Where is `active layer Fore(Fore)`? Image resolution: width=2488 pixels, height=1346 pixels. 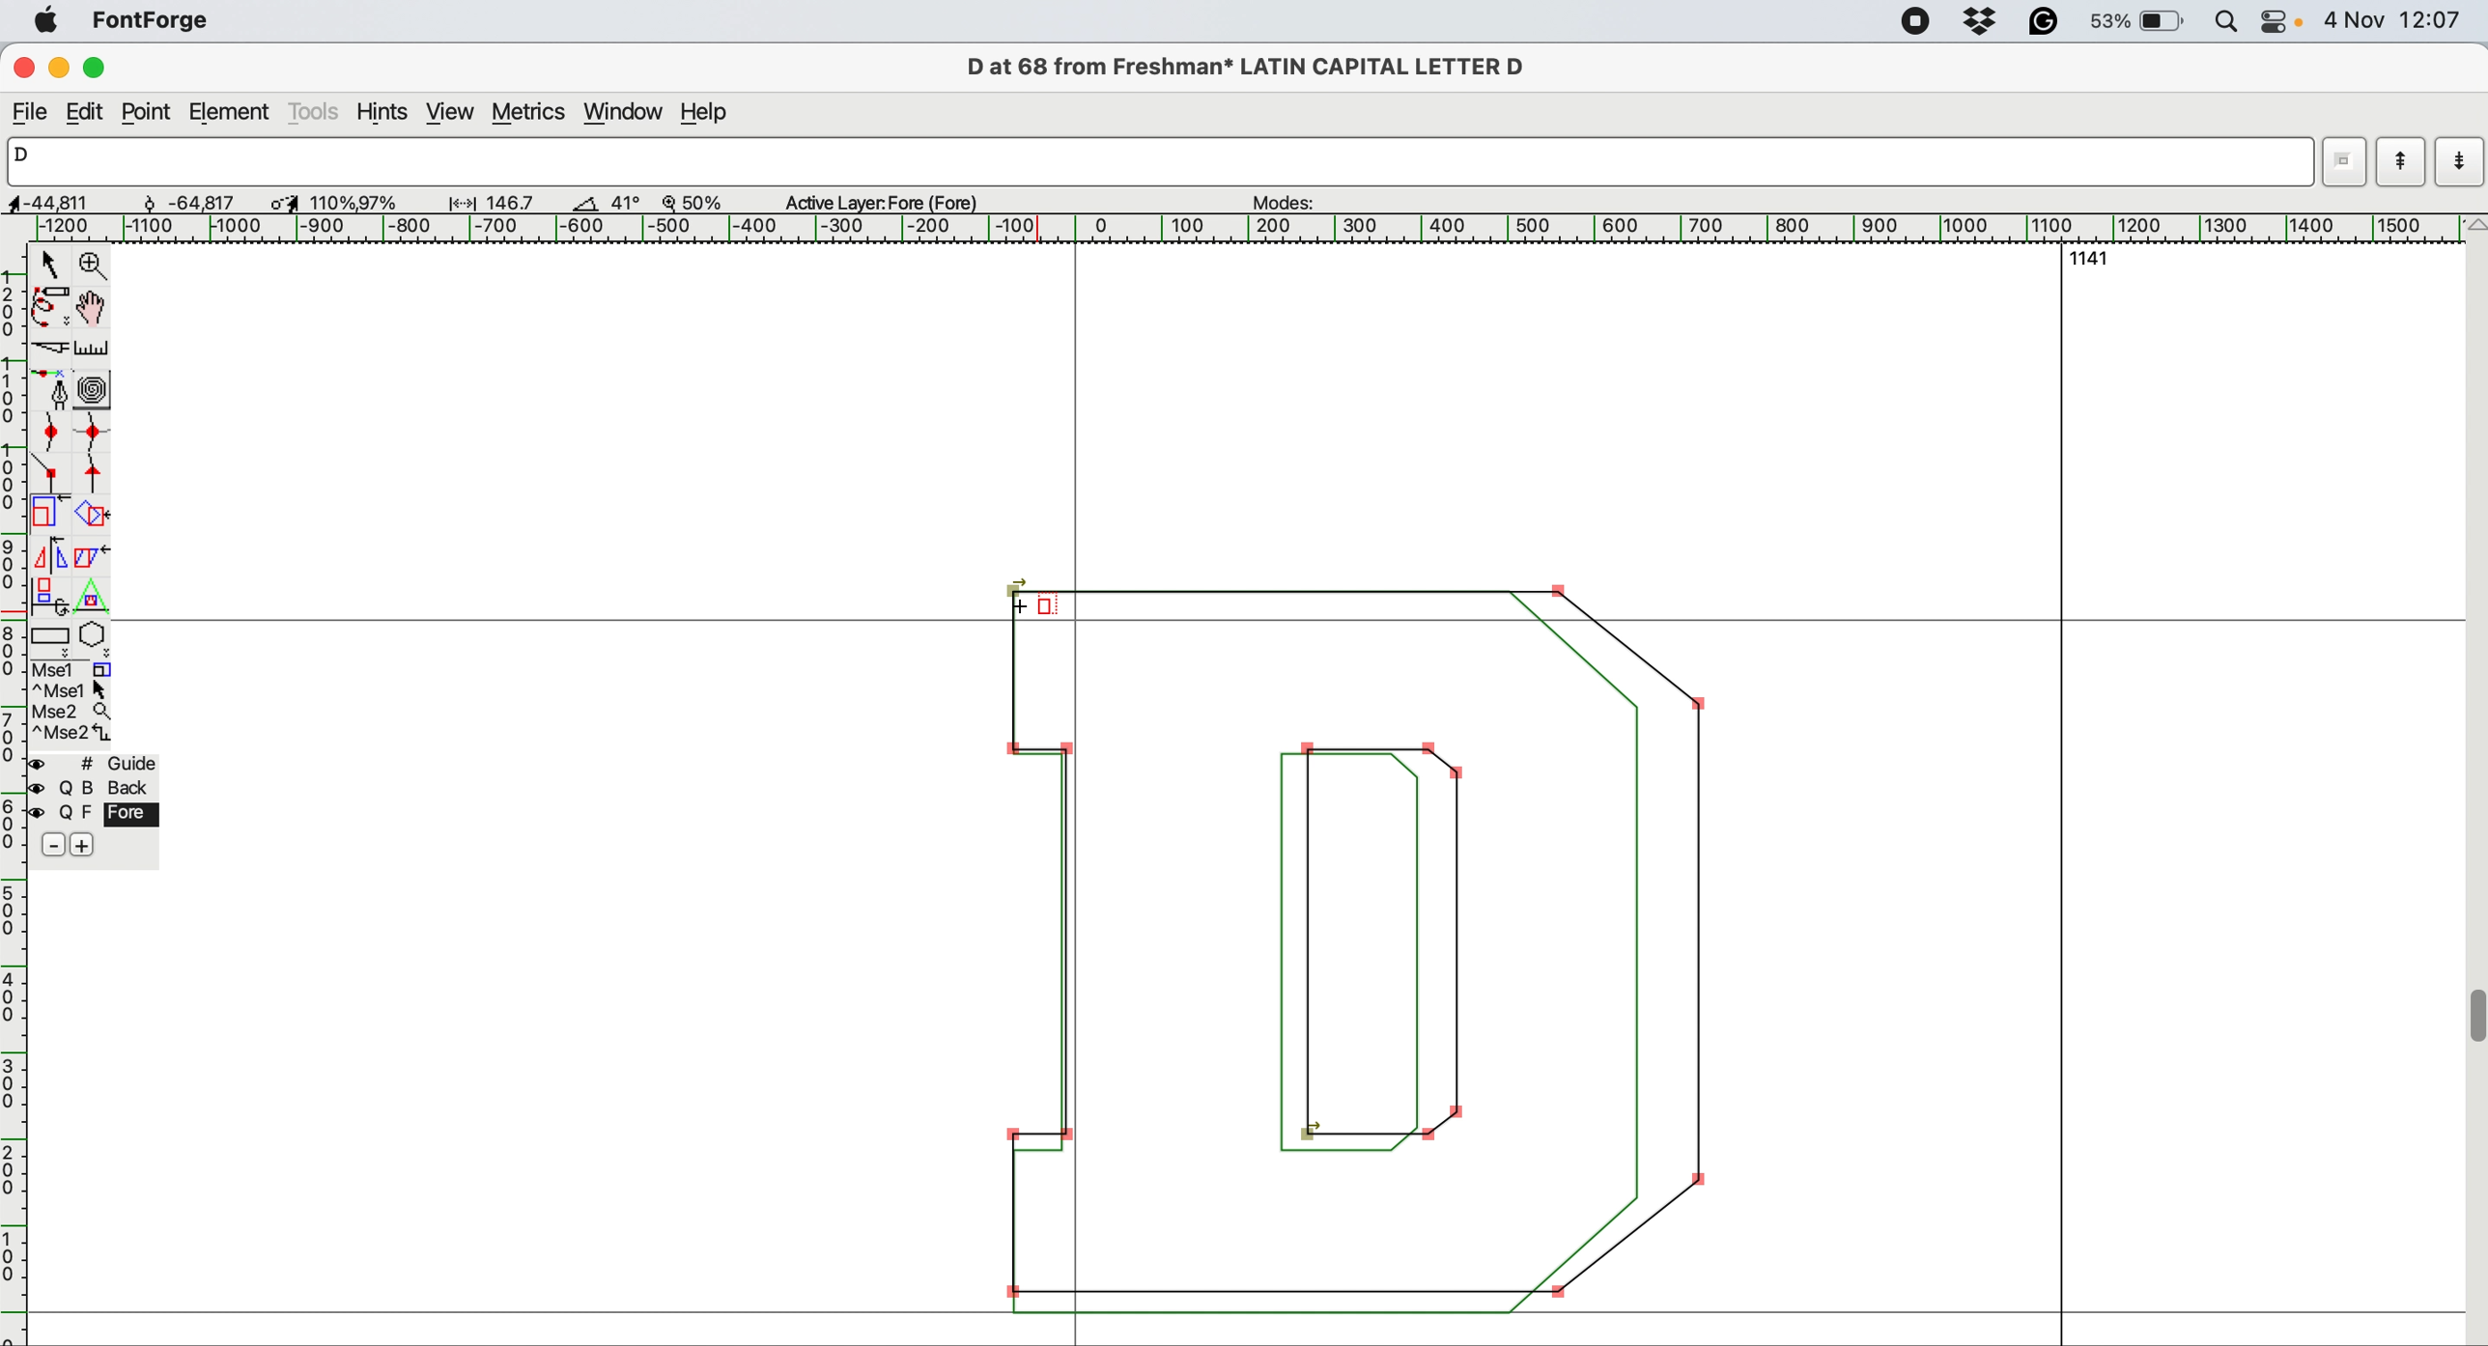 active layer Fore(Fore) is located at coordinates (890, 204).